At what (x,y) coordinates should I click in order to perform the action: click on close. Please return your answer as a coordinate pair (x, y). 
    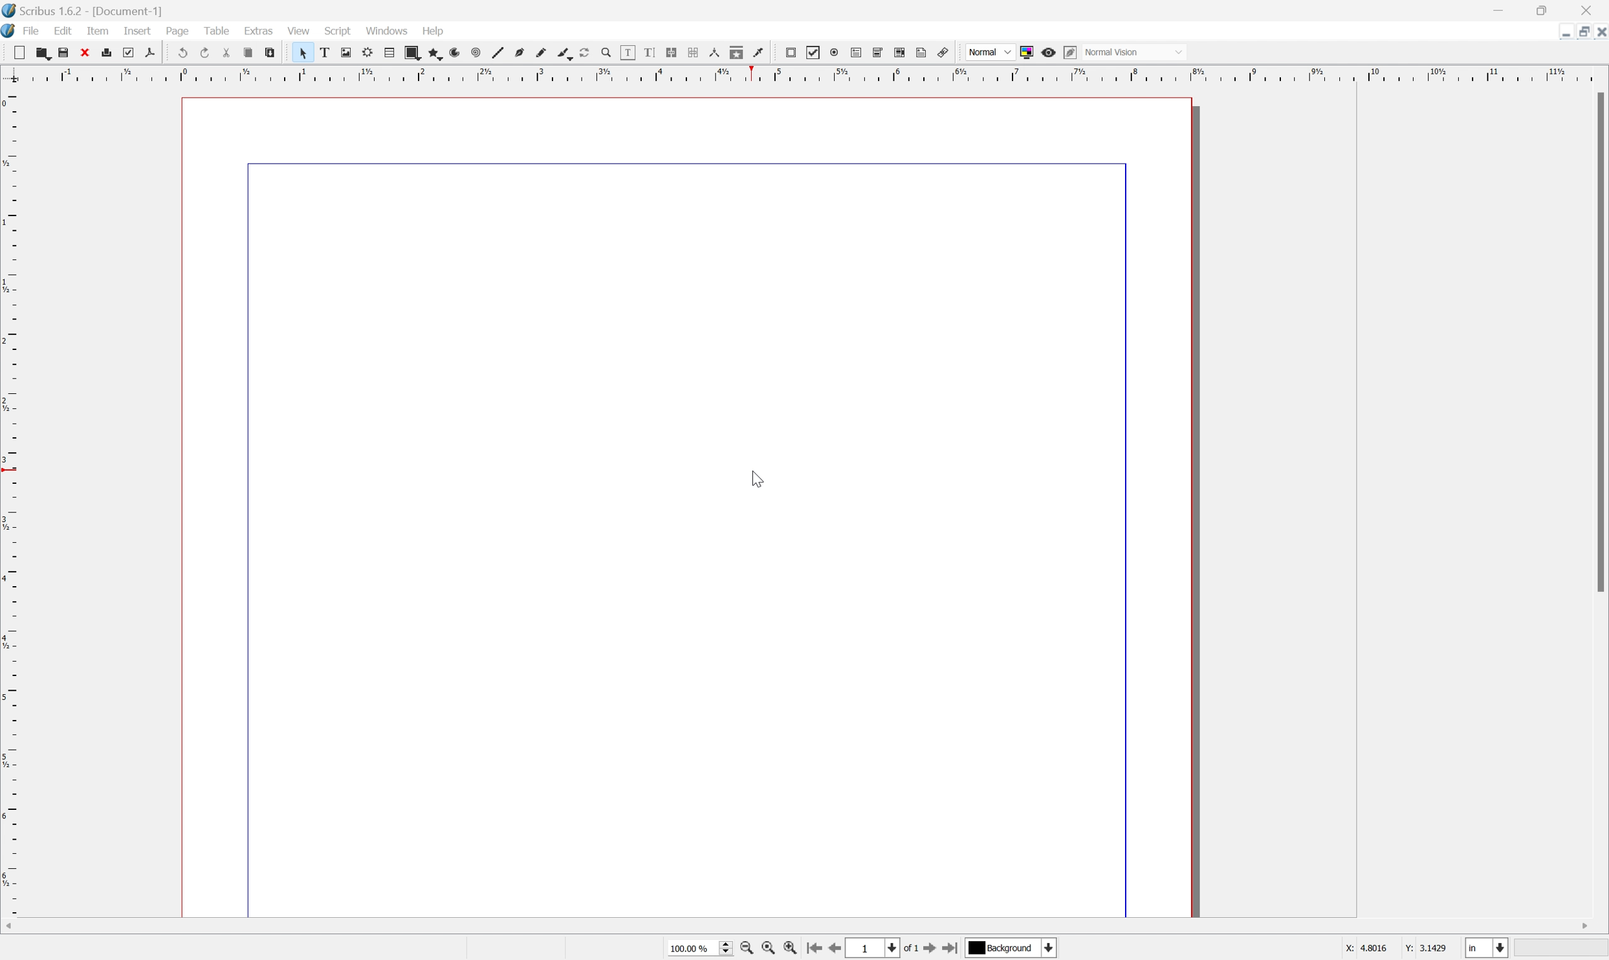
    Looking at the image, I should click on (1599, 32).